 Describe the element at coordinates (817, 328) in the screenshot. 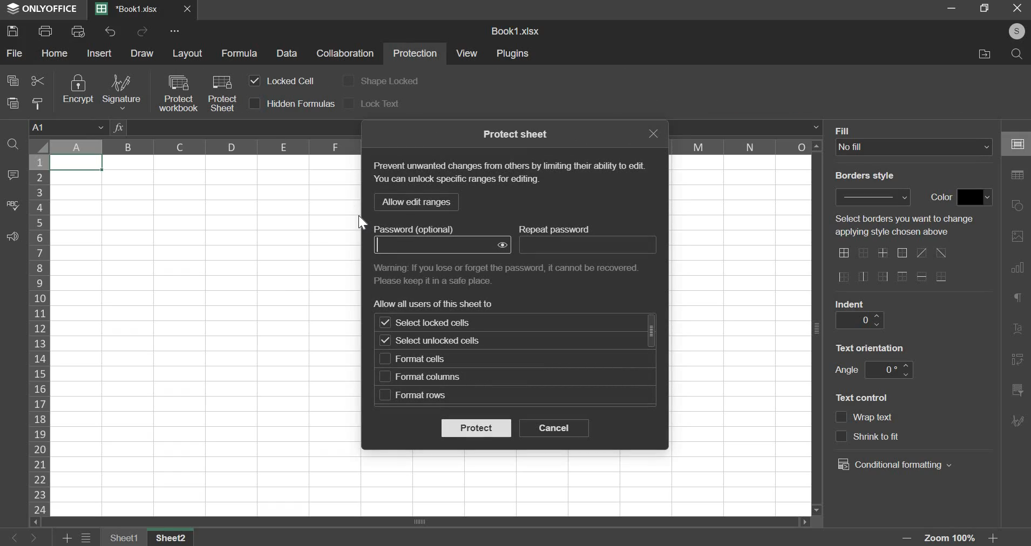

I see `Scroll bar` at that location.